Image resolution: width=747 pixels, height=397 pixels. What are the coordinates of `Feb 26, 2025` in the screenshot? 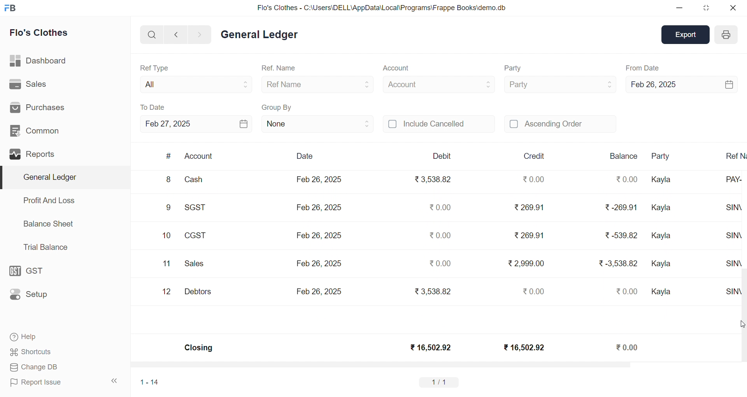 It's located at (319, 291).